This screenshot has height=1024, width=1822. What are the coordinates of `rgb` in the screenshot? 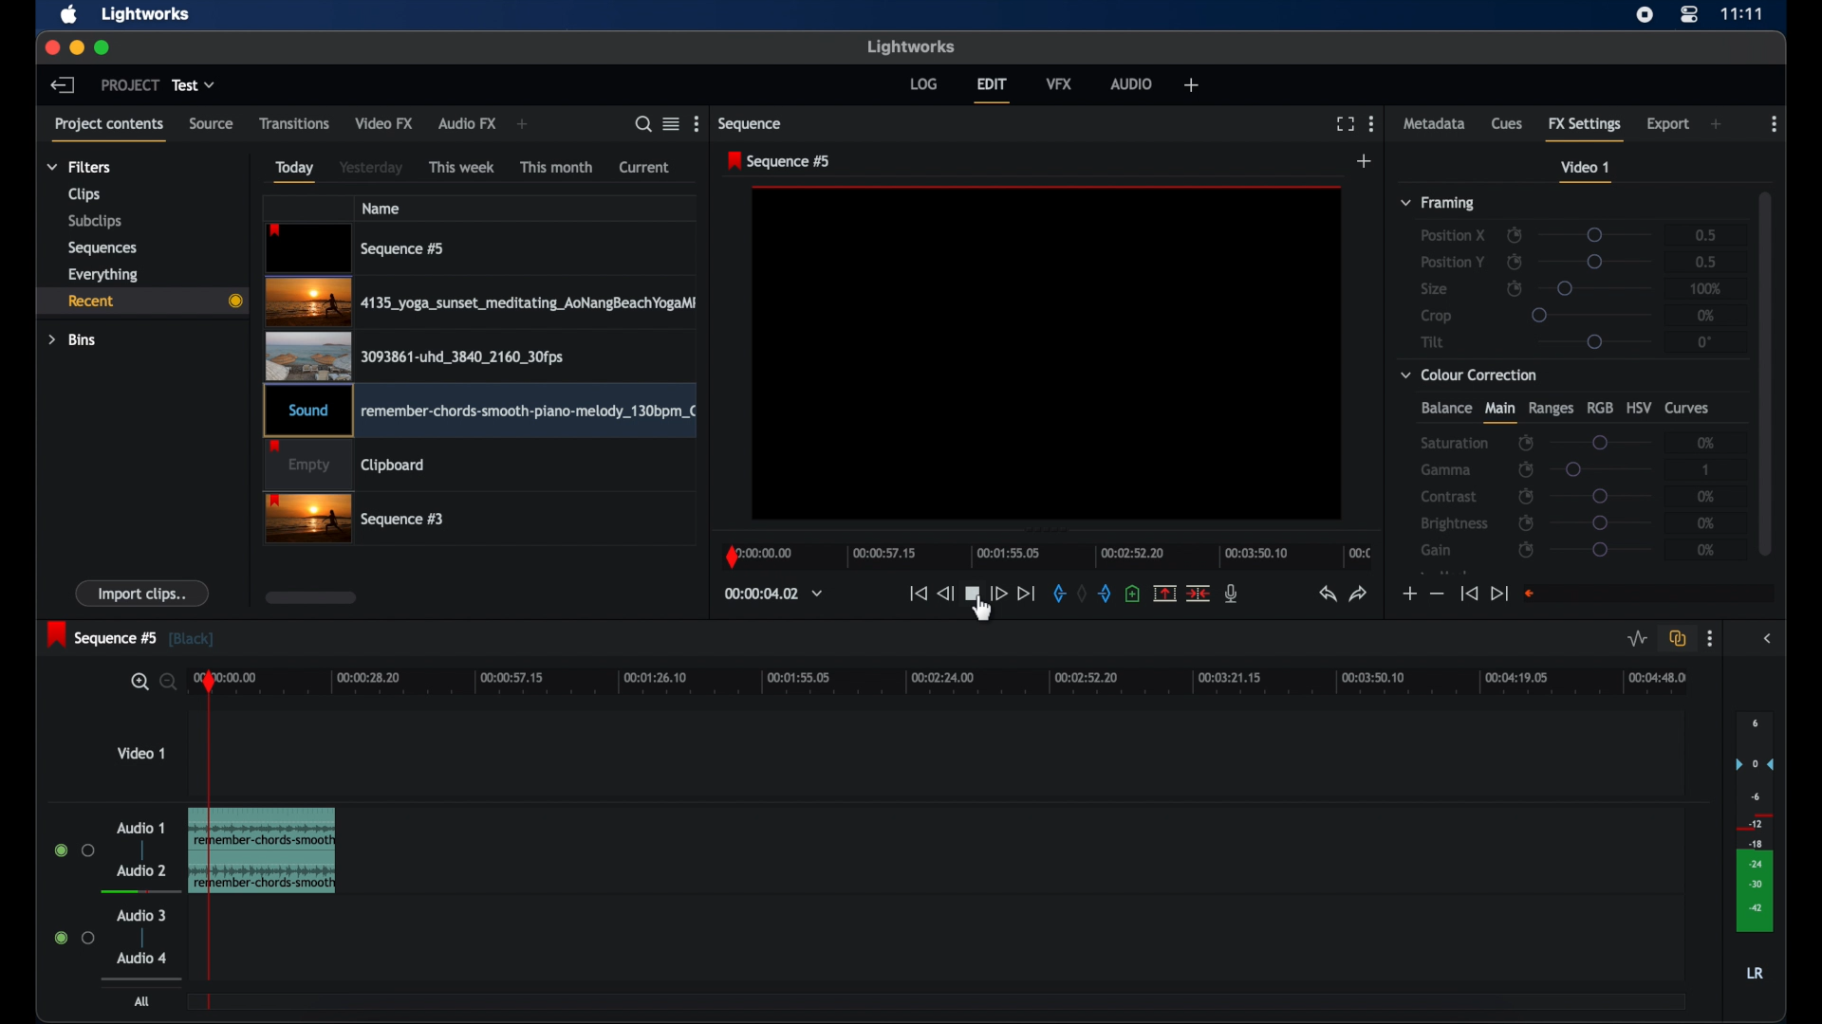 It's located at (1599, 408).